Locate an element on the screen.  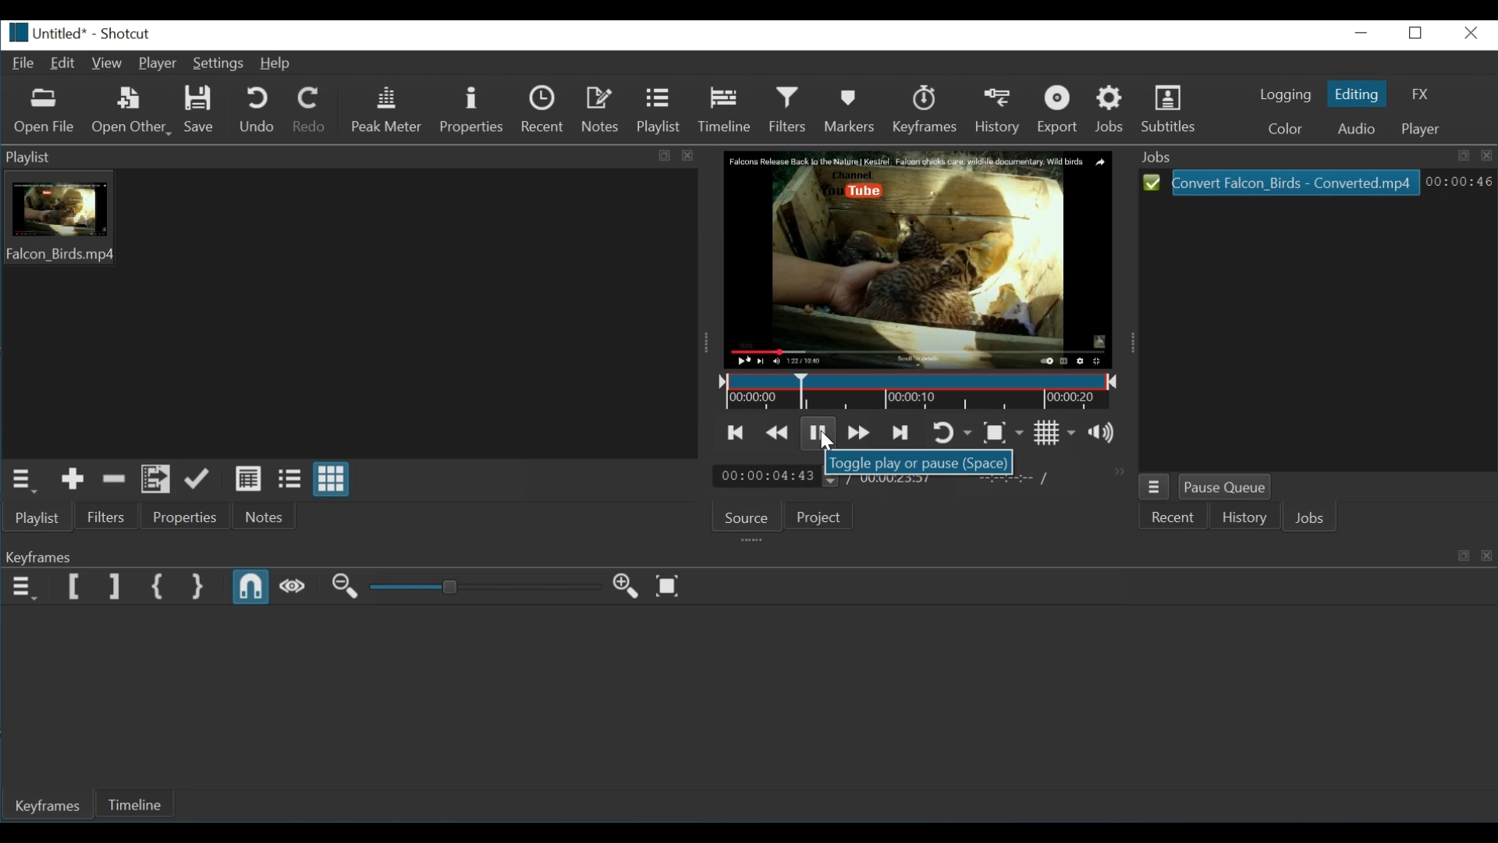
Redo is located at coordinates (311, 110).